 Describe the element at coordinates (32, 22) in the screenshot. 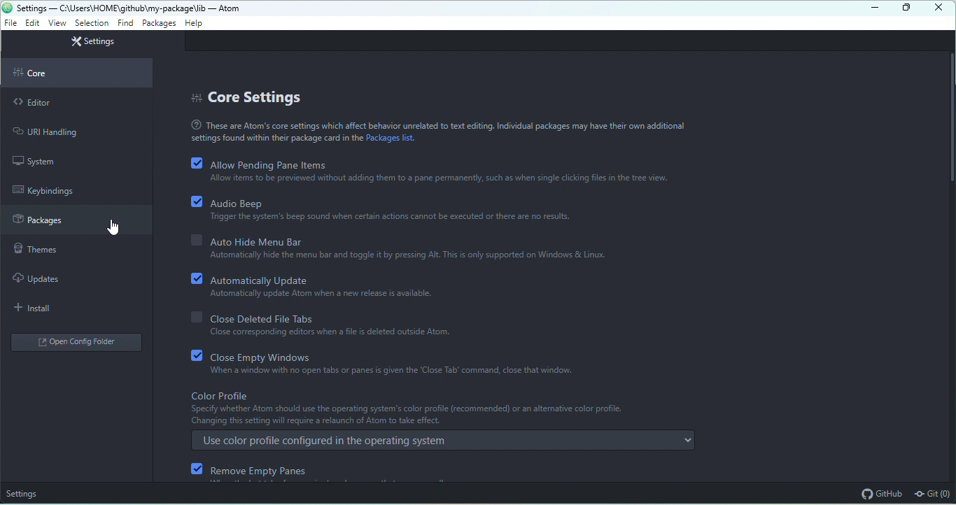

I see `edit` at that location.